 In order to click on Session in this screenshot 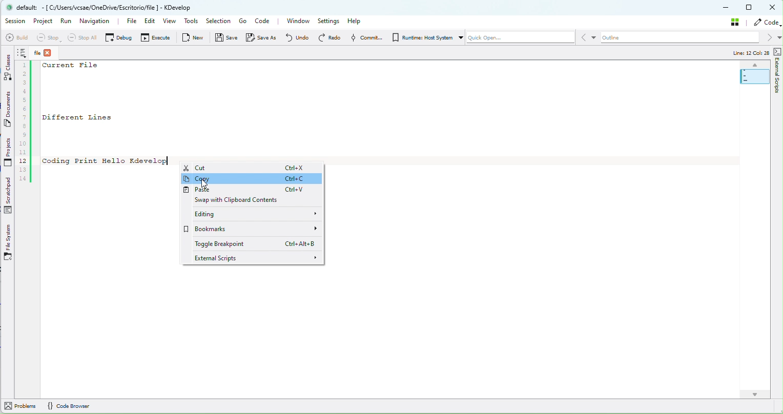, I will do `click(15, 21)`.